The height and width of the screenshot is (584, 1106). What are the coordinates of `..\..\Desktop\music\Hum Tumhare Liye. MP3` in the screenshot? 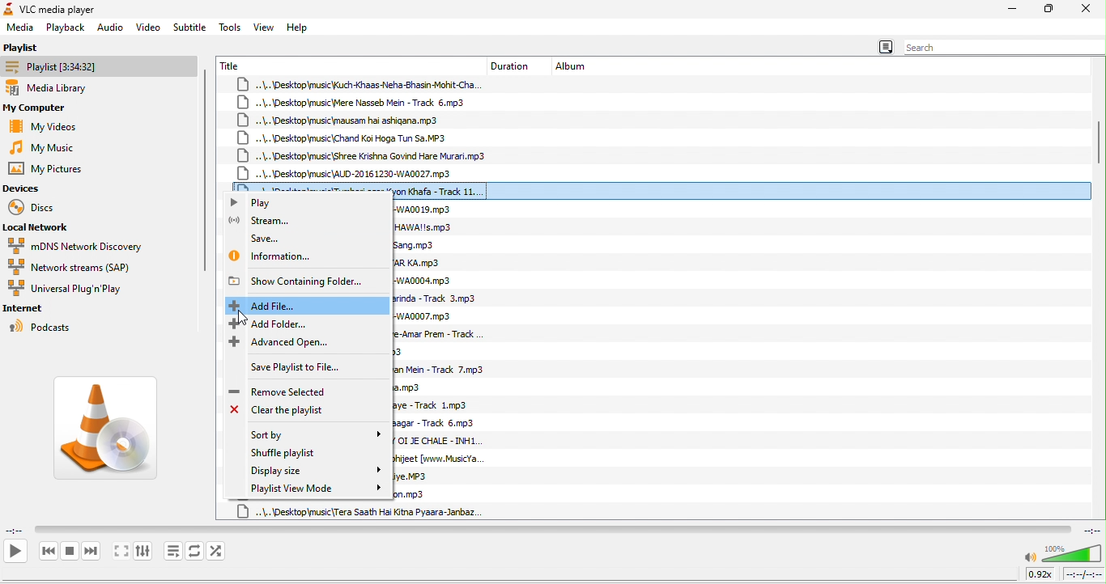 It's located at (415, 476).